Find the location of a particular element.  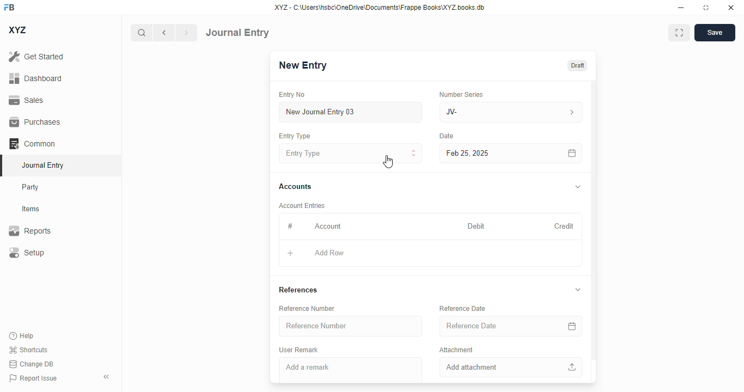

entry type is located at coordinates (350, 153).